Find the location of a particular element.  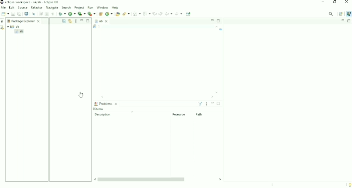

ab is located at coordinates (19, 32).